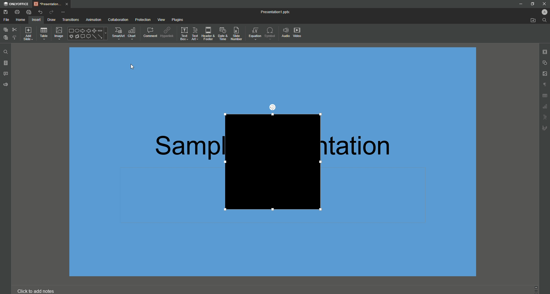 The image size is (550, 294). Describe the element at coordinates (52, 4) in the screenshot. I see `Tab 1` at that location.